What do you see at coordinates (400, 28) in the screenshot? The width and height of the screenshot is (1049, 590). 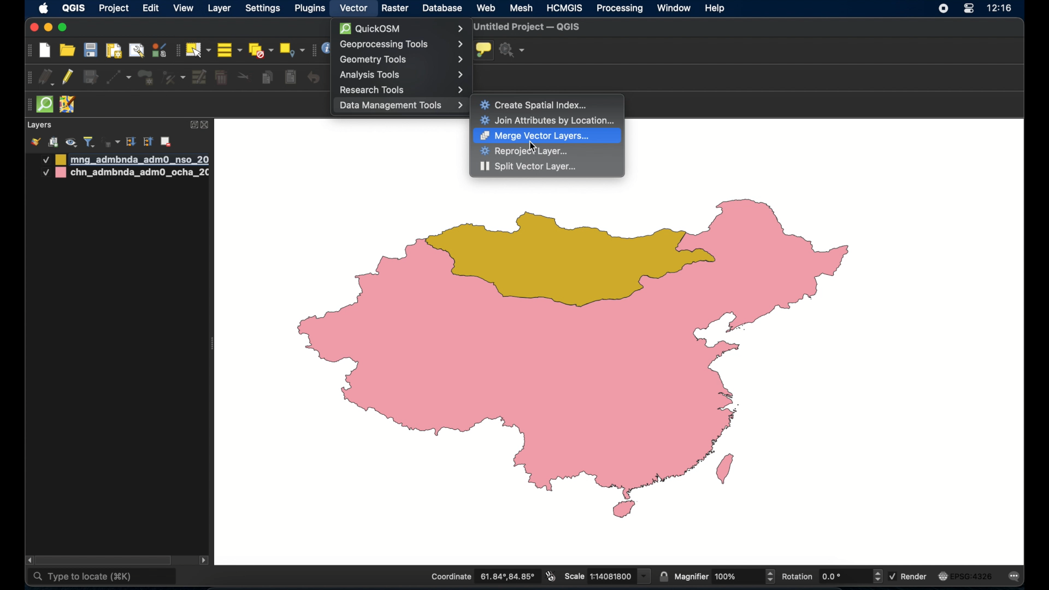 I see `quickosm menu` at bounding box center [400, 28].